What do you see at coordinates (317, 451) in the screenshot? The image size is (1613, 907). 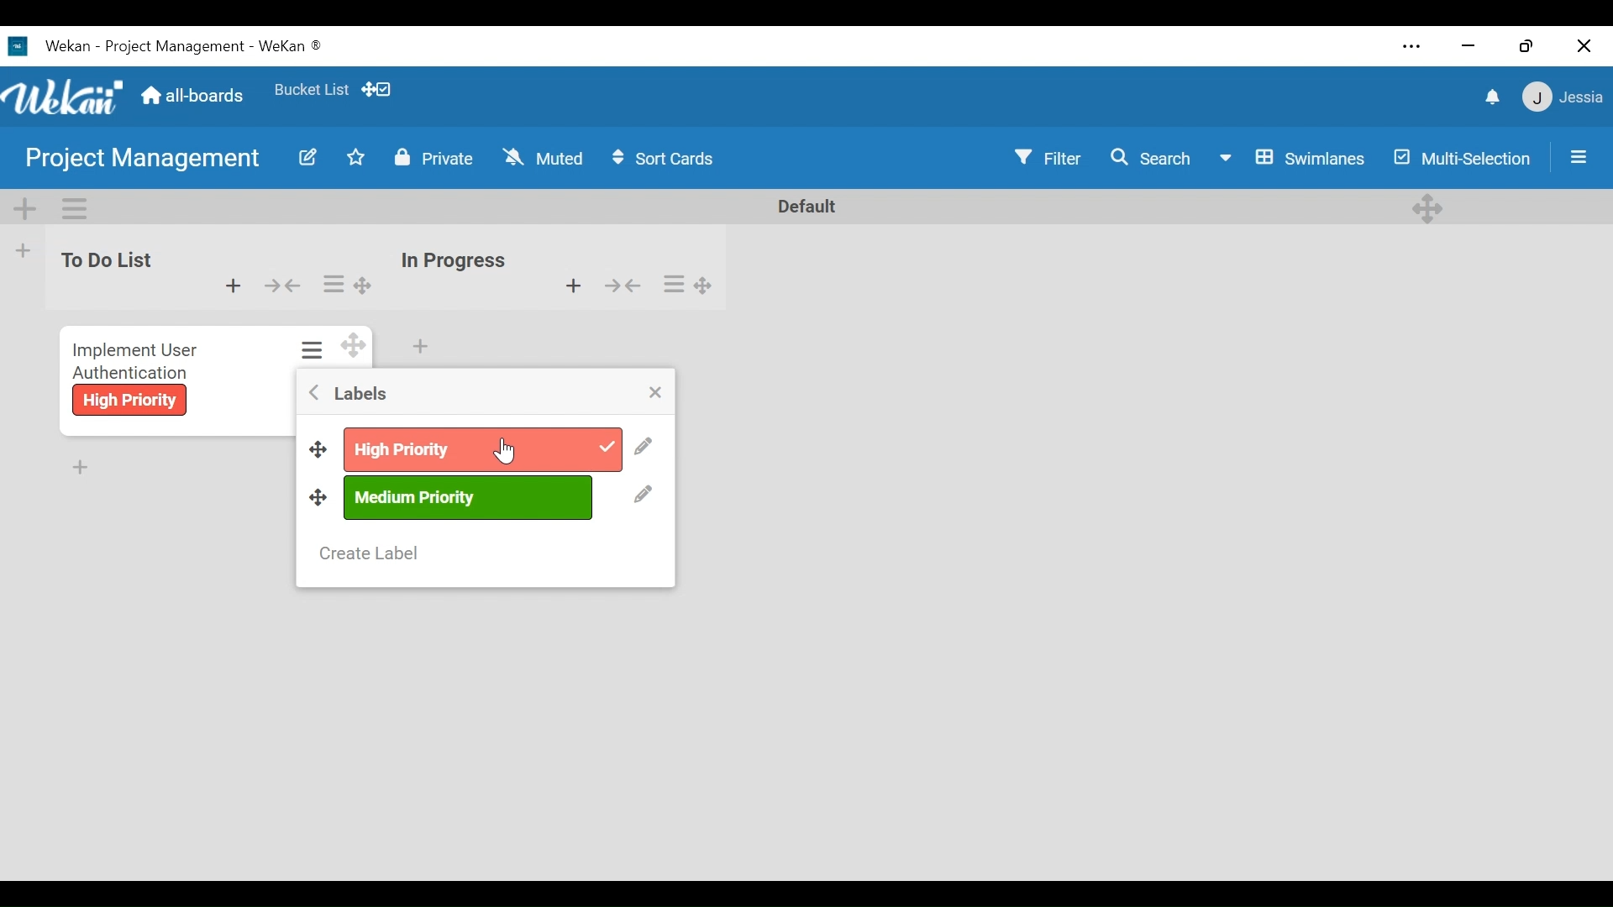 I see `drag handles` at bounding box center [317, 451].